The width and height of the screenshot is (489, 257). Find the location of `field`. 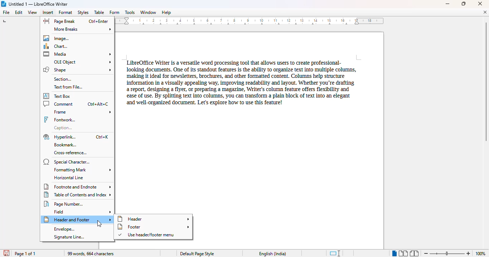

field is located at coordinates (83, 212).